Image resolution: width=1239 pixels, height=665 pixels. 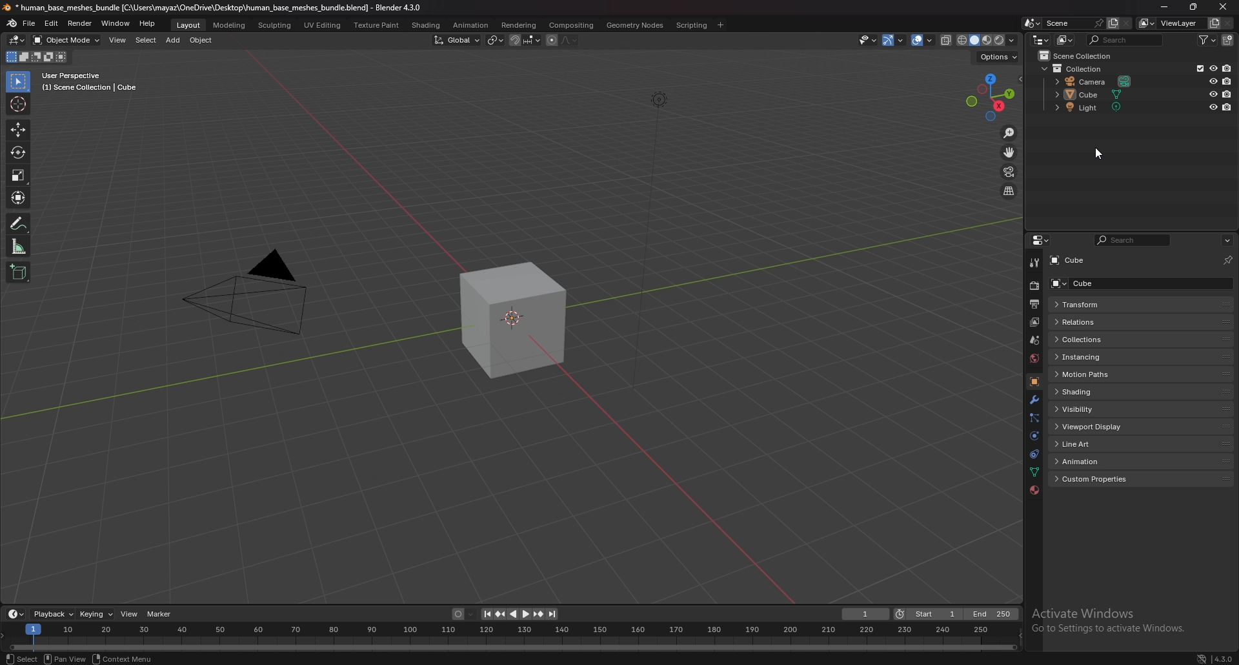 What do you see at coordinates (230, 26) in the screenshot?
I see `modeling` at bounding box center [230, 26].